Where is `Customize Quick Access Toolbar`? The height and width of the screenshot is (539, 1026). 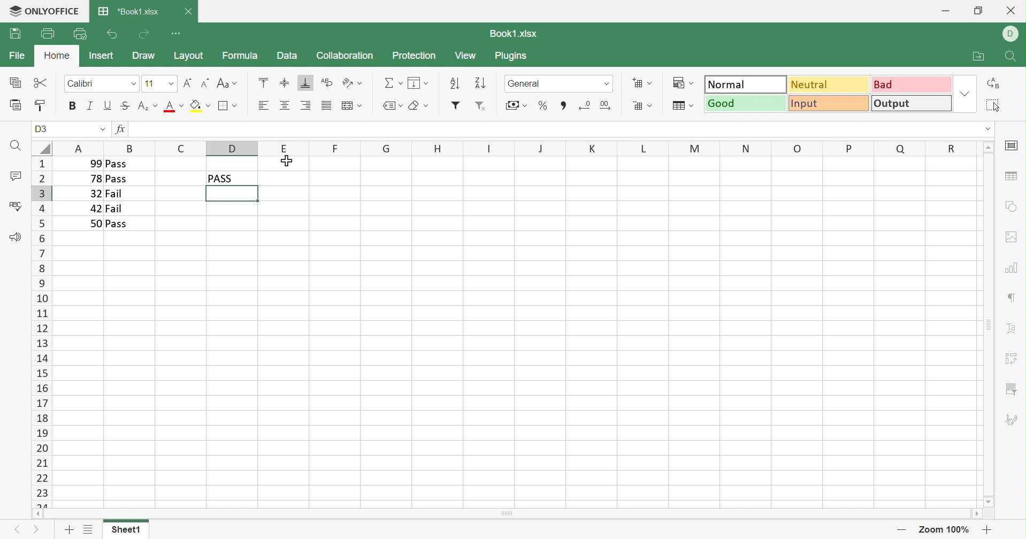
Customize Quick Access Toolbar is located at coordinates (178, 34).